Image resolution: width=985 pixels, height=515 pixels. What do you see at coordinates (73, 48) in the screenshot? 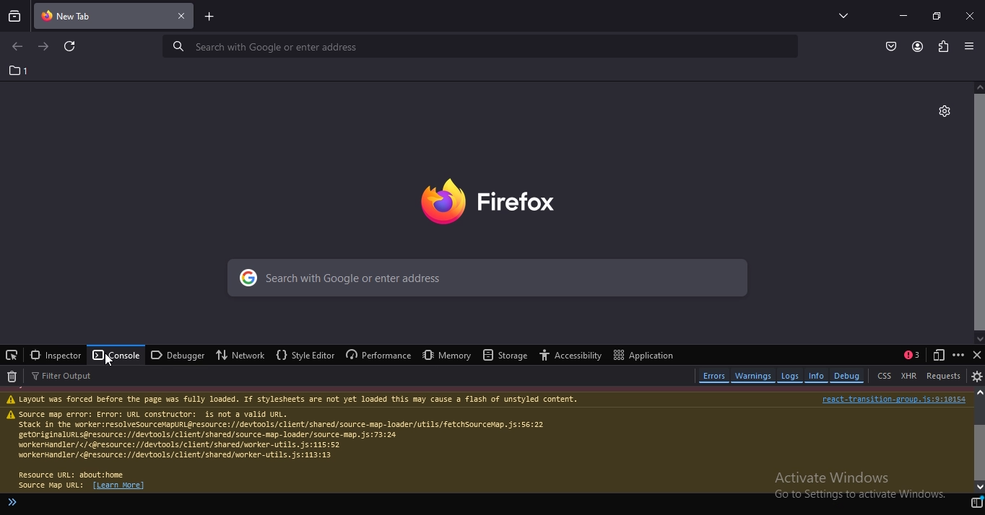
I see `reload this page` at bounding box center [73, 48].